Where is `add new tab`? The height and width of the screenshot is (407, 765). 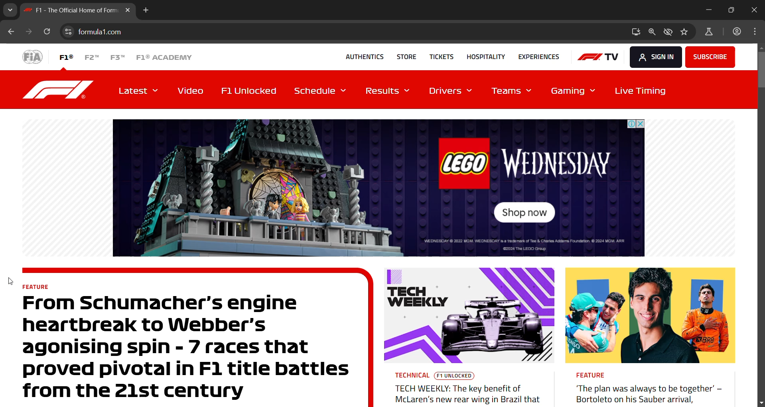
add new tab is located at coordinates (146, 12).